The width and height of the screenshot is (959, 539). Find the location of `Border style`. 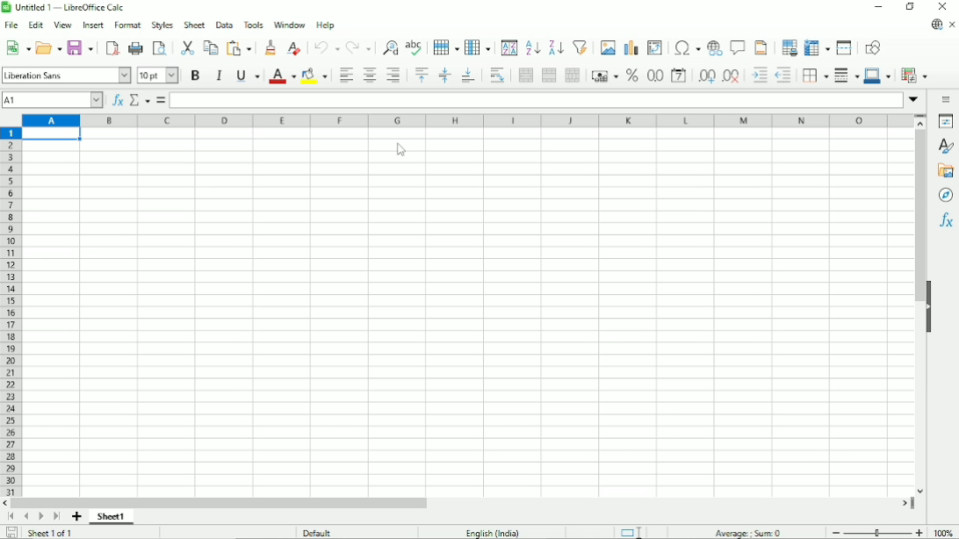

Border style is located at coordinates (847, 76).